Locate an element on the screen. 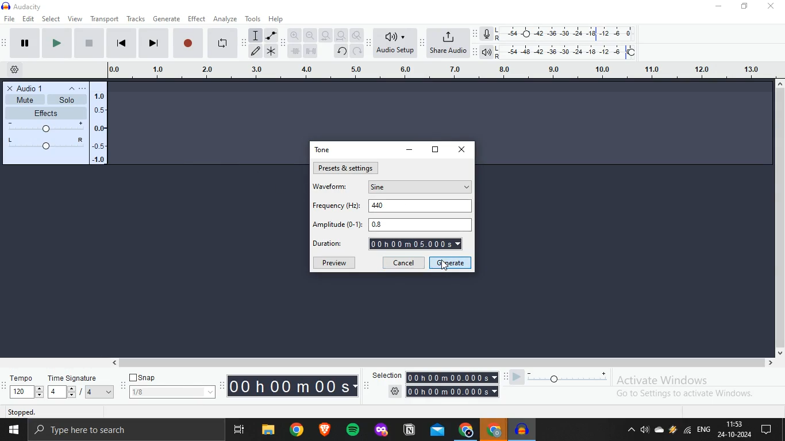 This screenshot has width=785, height=441. Time Signature is located at coordinates (82, 386).